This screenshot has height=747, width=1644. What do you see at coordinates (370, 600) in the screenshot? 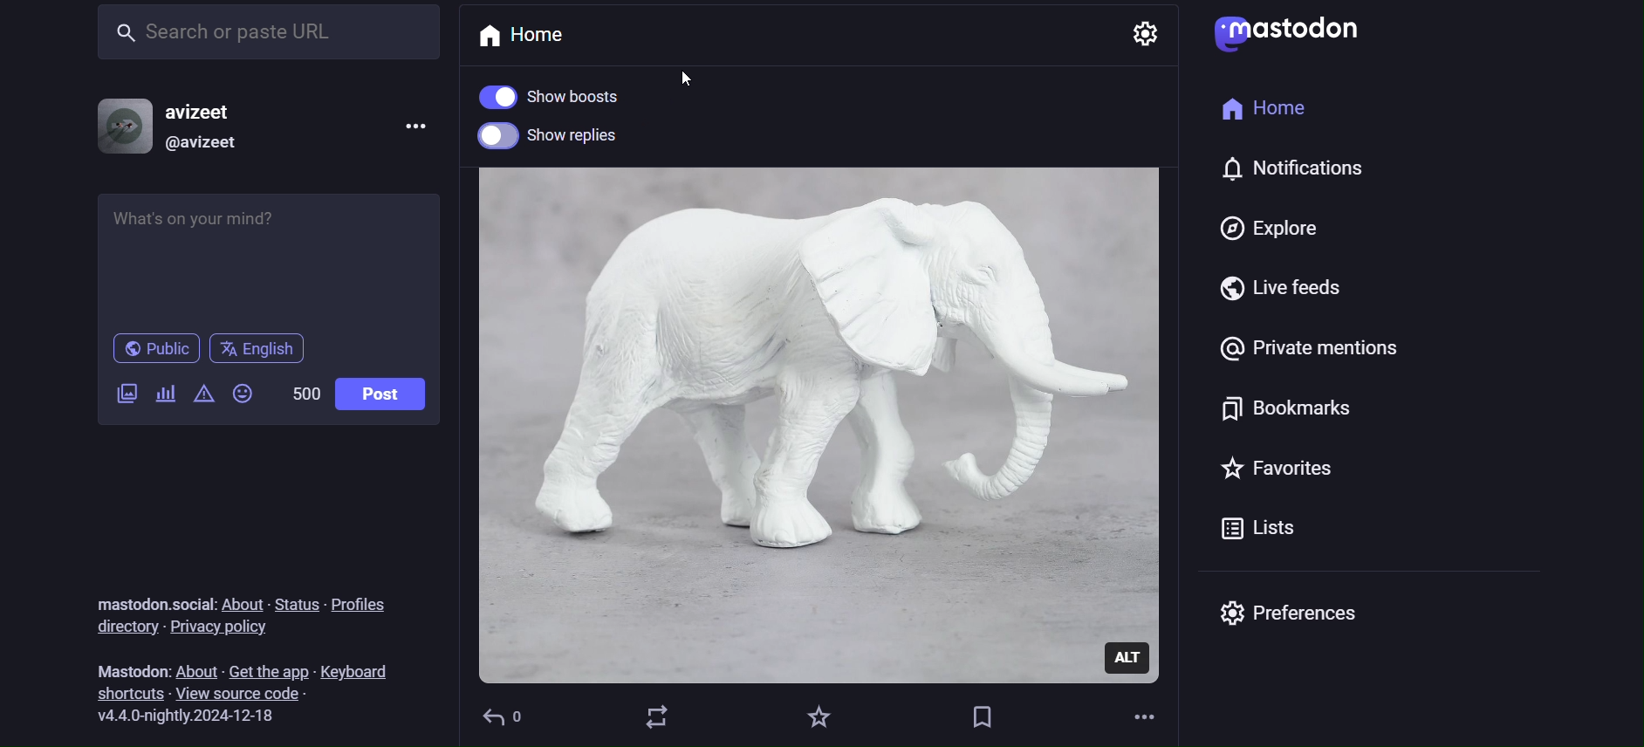
I see `profiles` at bounding box center [370, 600].